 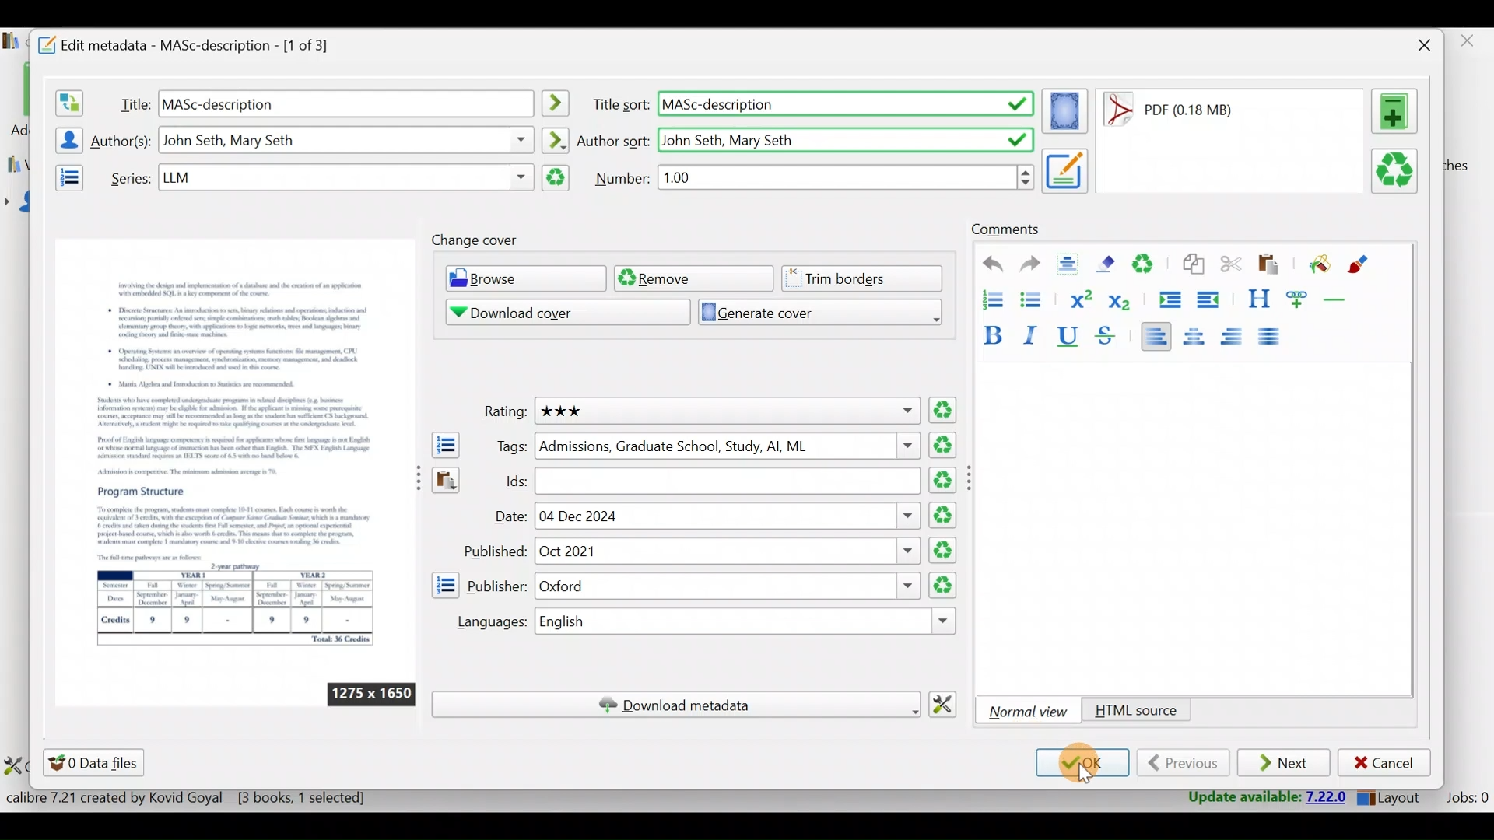 What do you see at coordinates (730, 516) in the screenshot?
I see `` at bounding box center [730, 516].